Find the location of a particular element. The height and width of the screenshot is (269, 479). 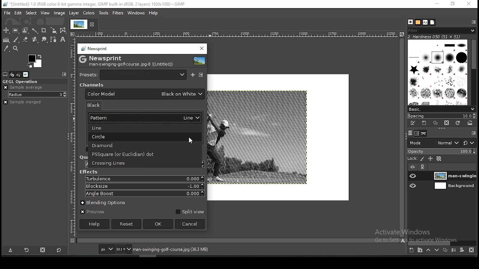

mouse pointer is located at coordinates (192, 140).